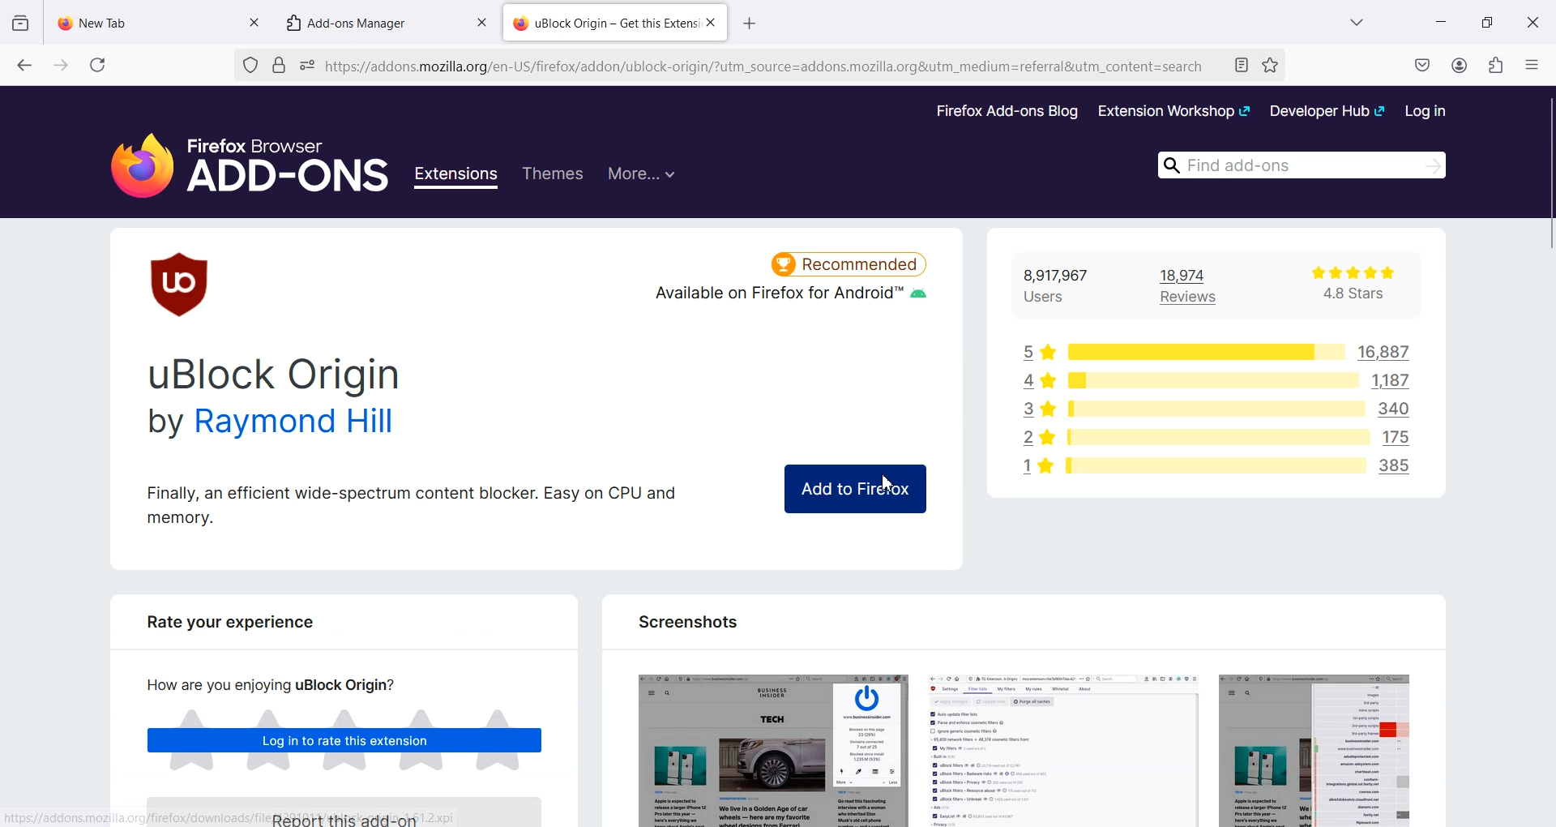 This screenshot has height=827, width=1556. What do you see at coordinates (278, 400) in the screenshot?
I see `uBlock Origin by Raymond Hill` at bounding box center [278, 400].